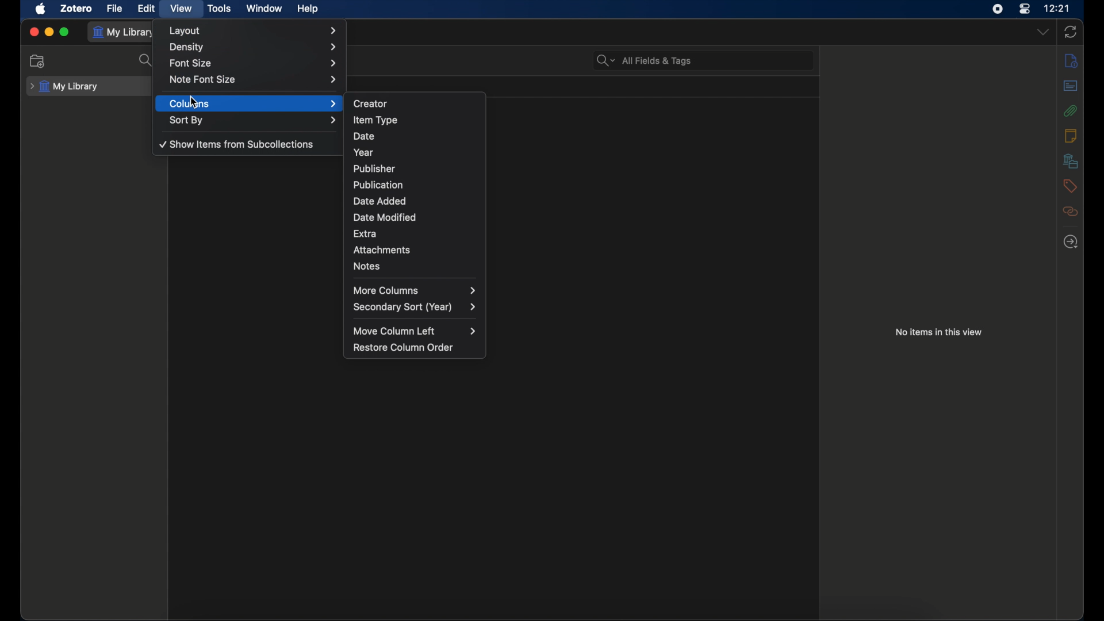  Describe the element at coordinates (264, 9) in the screenshot. I see `window` at that location.